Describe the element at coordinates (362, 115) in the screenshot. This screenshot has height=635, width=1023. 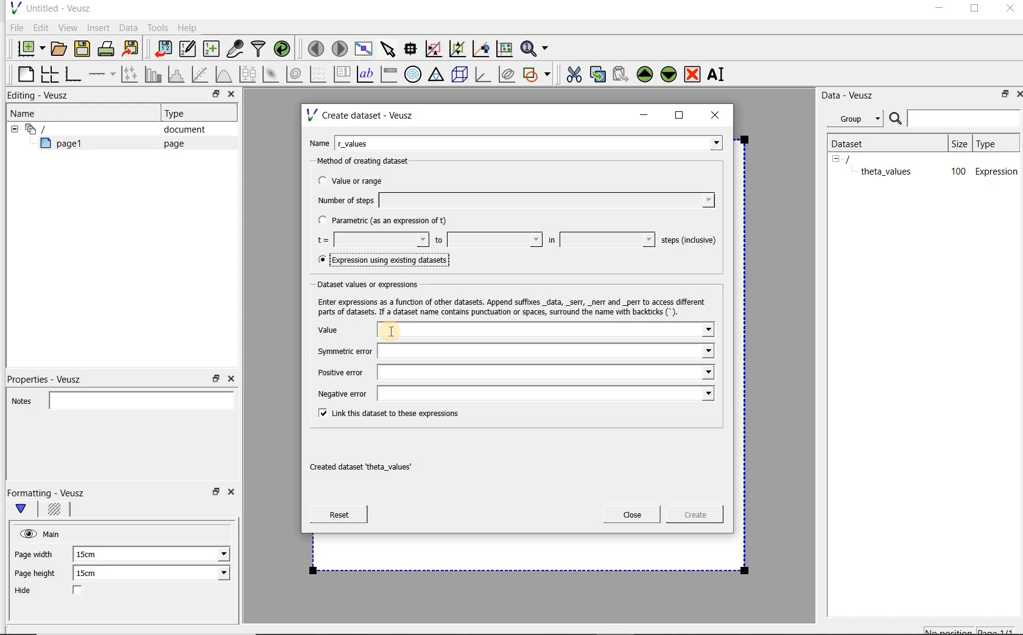
I see `Create dataset - Veusz` at that location.